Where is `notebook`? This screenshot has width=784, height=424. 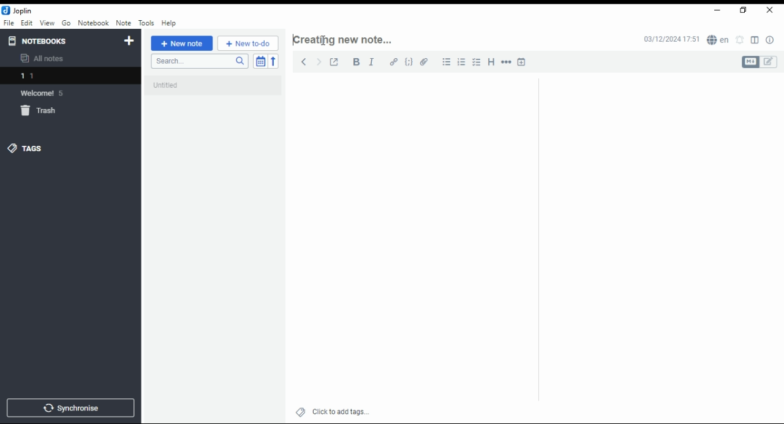
notebook is located at coordinates (93, 23).